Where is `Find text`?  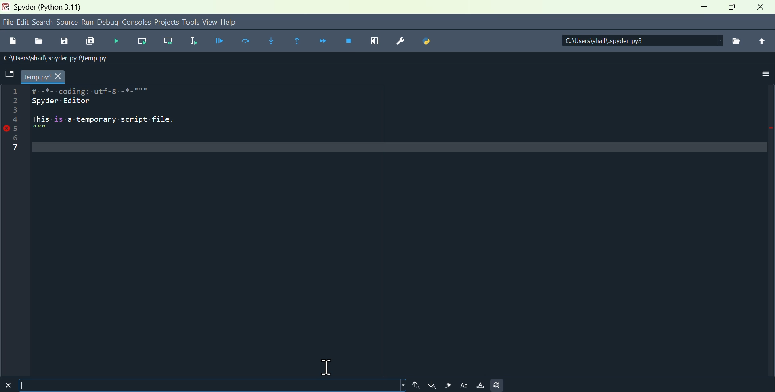 Find text is located at coordinates (214, 385).